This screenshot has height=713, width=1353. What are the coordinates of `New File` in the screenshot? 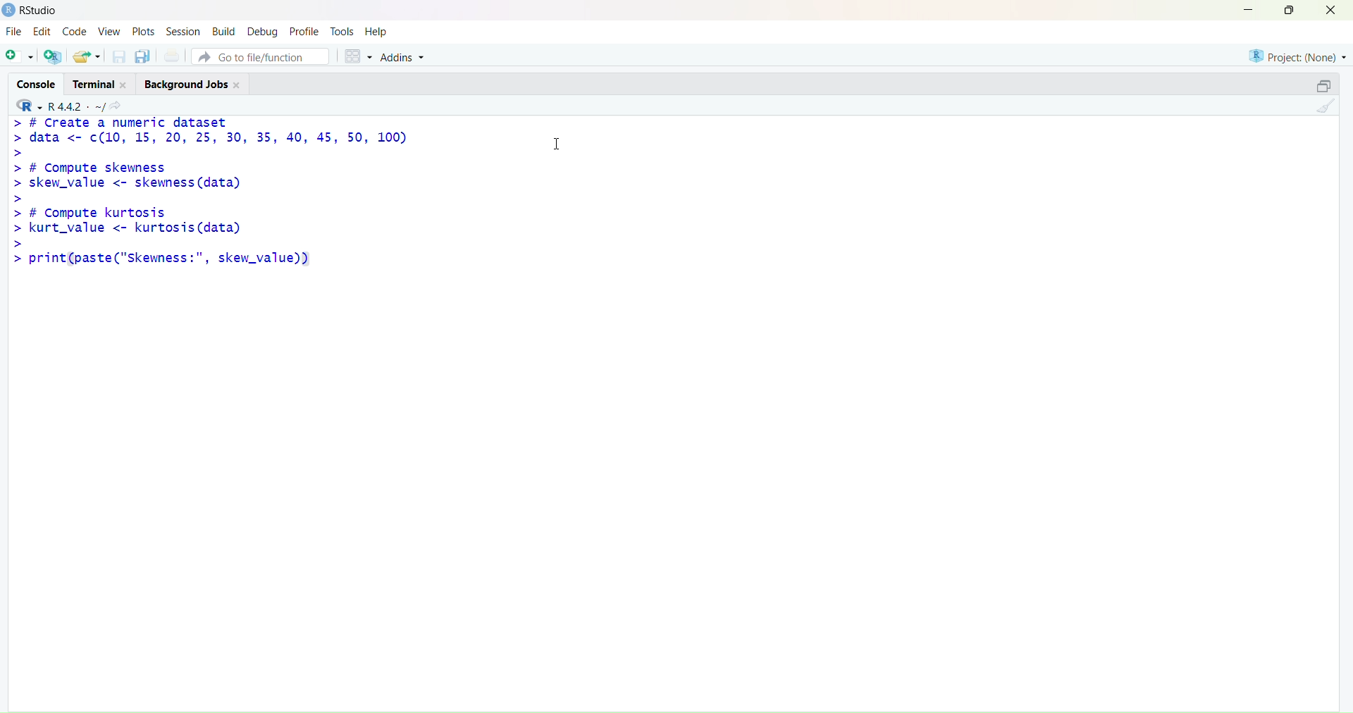 It's located at (18, 56).